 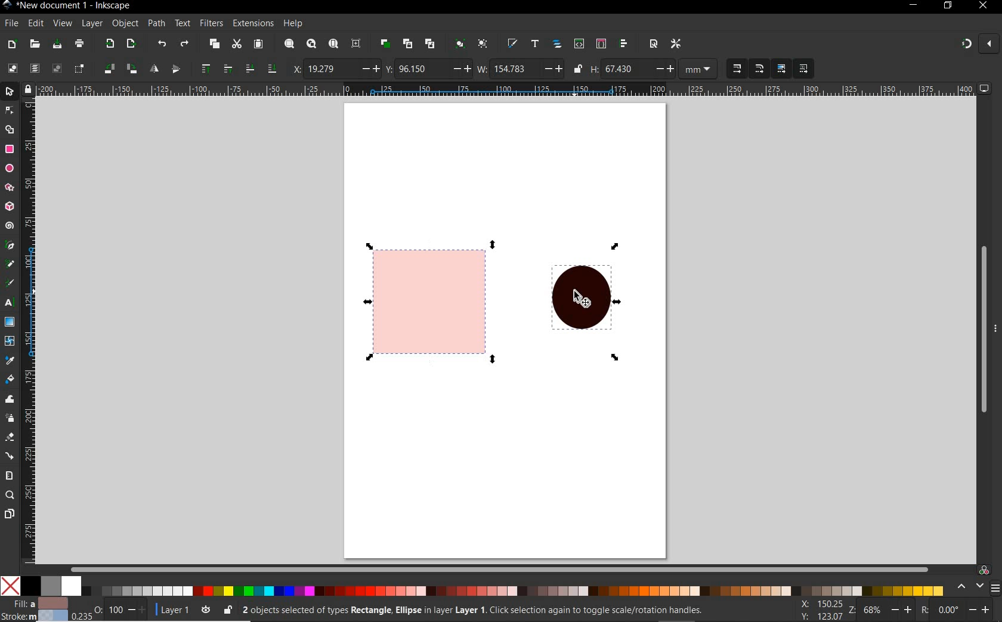 I want to click on SHAPE SELECTED, so click(x=584, y=303).